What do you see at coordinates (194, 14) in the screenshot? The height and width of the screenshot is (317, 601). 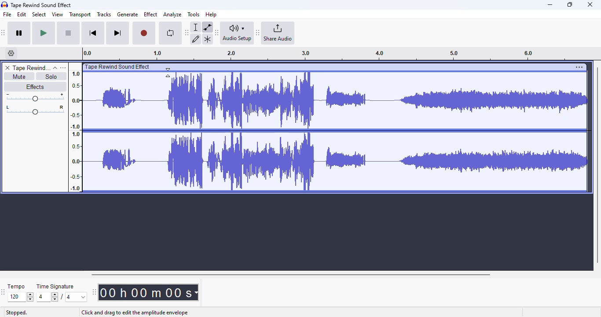 I see `tools` at bounding box center [194, 14].